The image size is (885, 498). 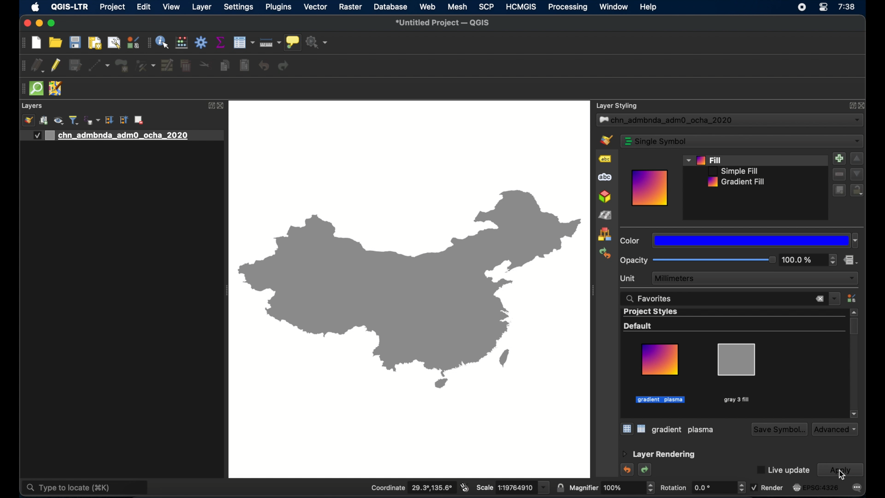 I want to click on dropdown menu, so click(x=835, y=299).